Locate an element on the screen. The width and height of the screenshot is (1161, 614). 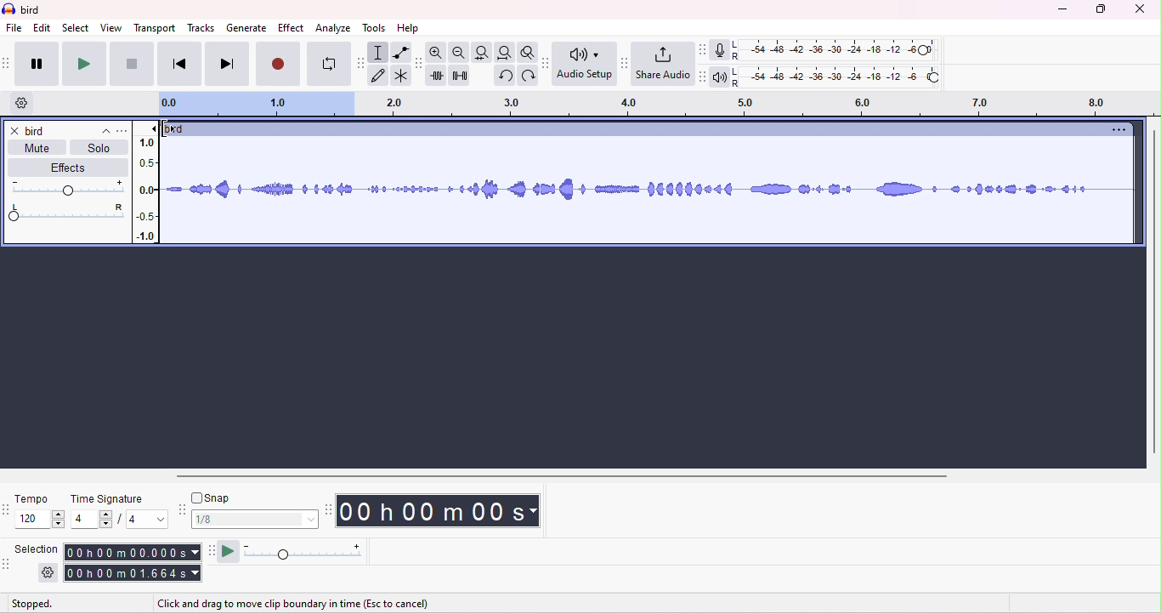
solo is located at coordinates (99, 151).